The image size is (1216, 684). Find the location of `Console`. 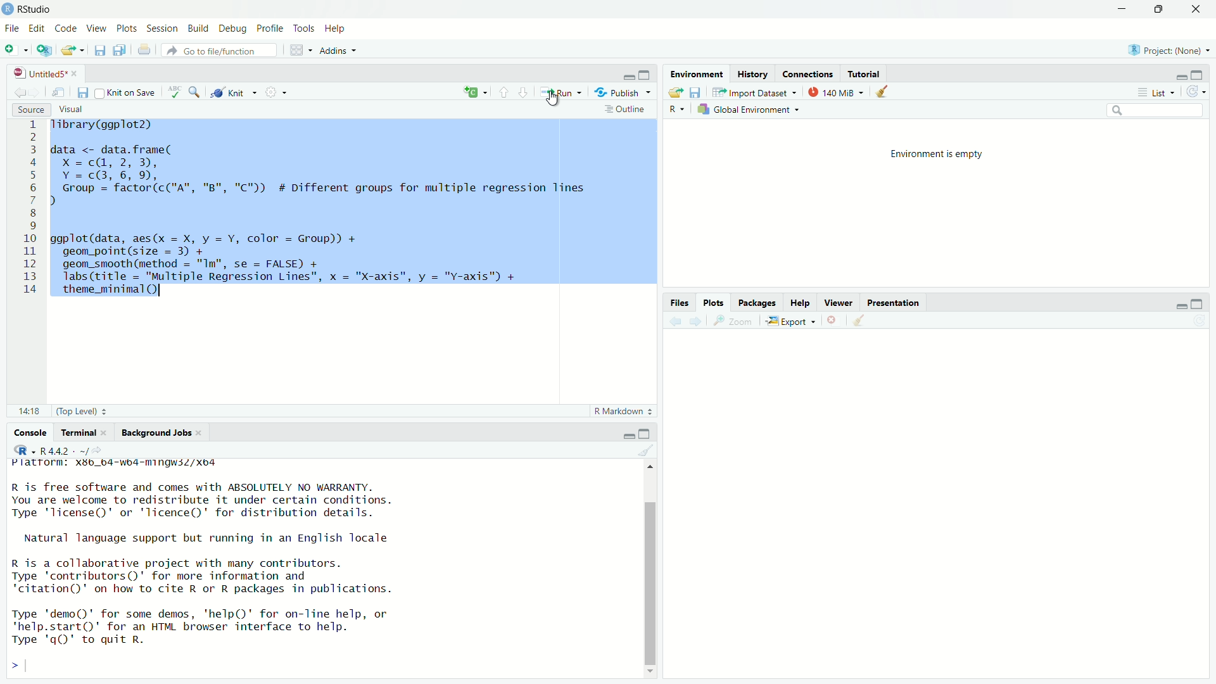

Console is located at coordinates (23, 433).